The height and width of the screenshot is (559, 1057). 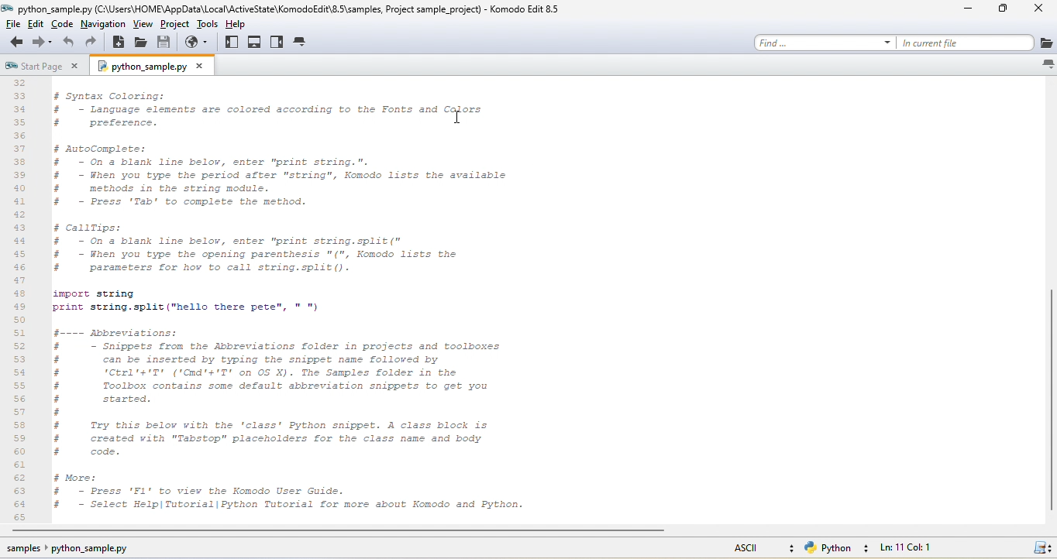 I want to click on help, so click(x=241, y=24).